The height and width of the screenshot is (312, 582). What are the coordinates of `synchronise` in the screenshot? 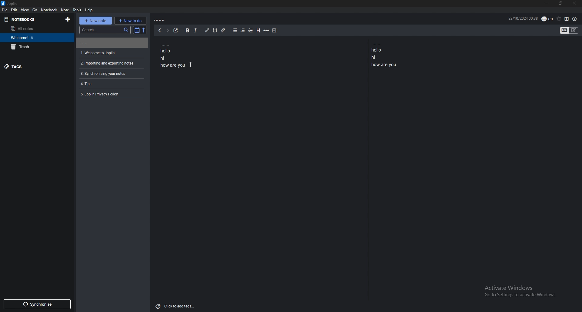 It's located at (37, 304).